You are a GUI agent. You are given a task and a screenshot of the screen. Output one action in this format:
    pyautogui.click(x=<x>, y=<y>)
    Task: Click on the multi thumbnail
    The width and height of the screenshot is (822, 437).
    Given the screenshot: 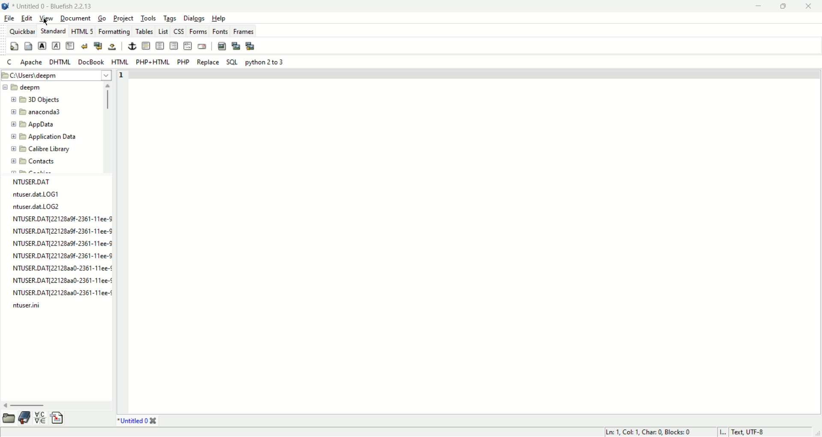 What is the action you would take?
    pyautogui.click(x=250, y=45)
    